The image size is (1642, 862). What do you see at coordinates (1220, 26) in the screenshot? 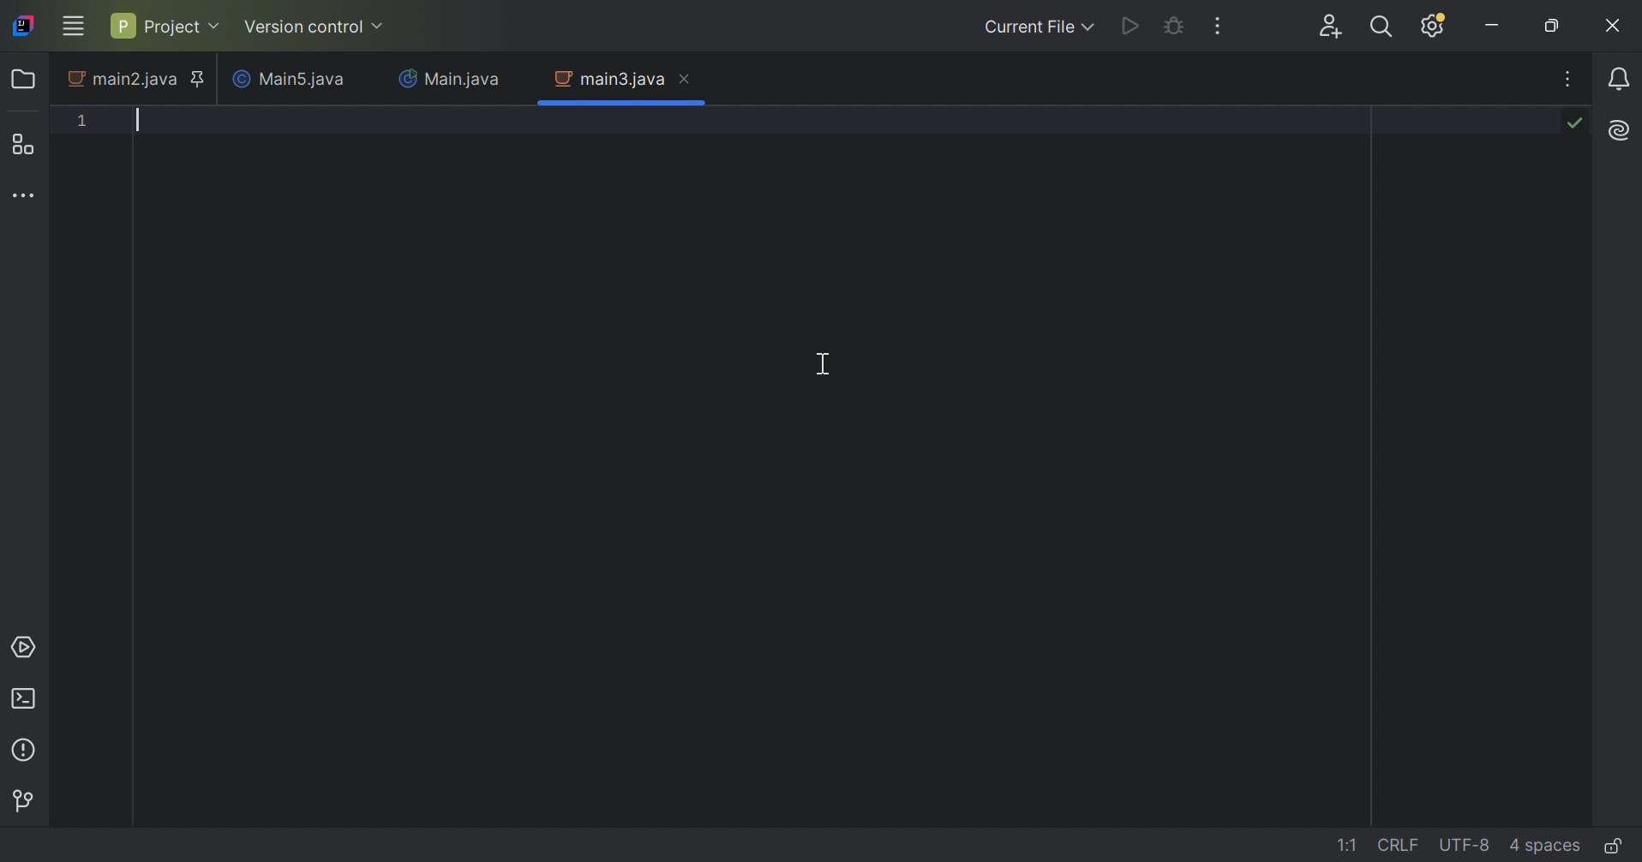
I see `More actions` at bounding box center [1220, 26].